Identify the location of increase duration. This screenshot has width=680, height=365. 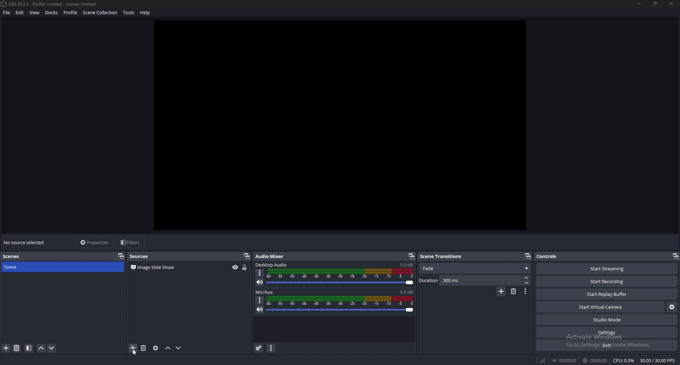
(527, 278).